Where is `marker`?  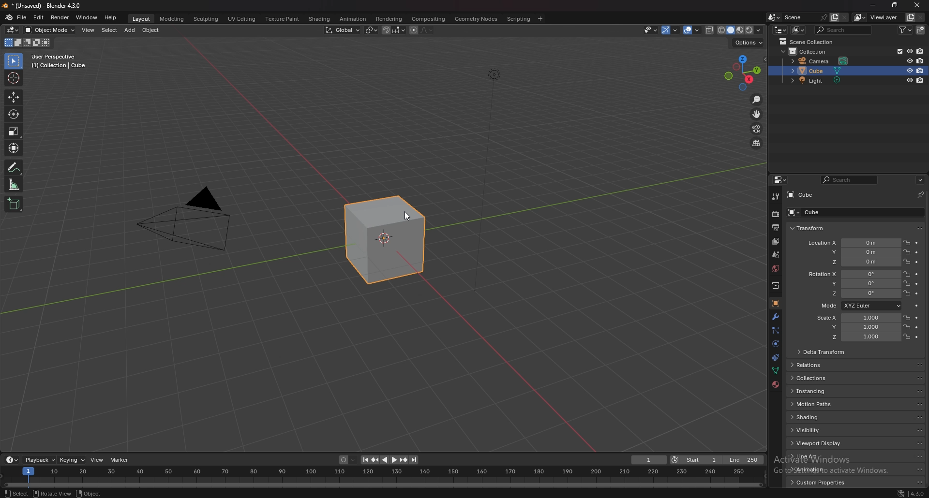 marker is located at coordinates (120, 460).